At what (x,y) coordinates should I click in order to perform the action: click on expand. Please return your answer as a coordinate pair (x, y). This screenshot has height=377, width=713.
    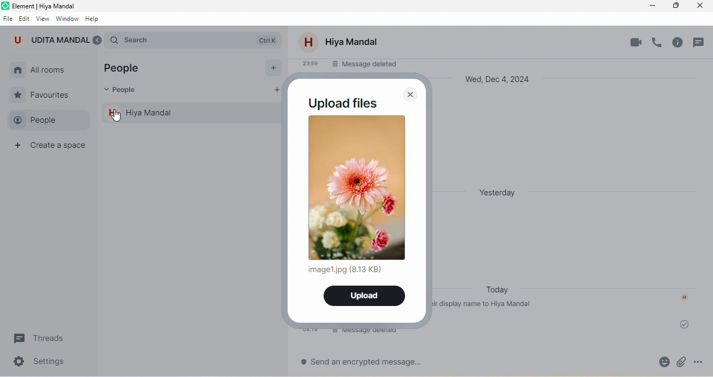
    Looking at the image, I should click on (99, 41).